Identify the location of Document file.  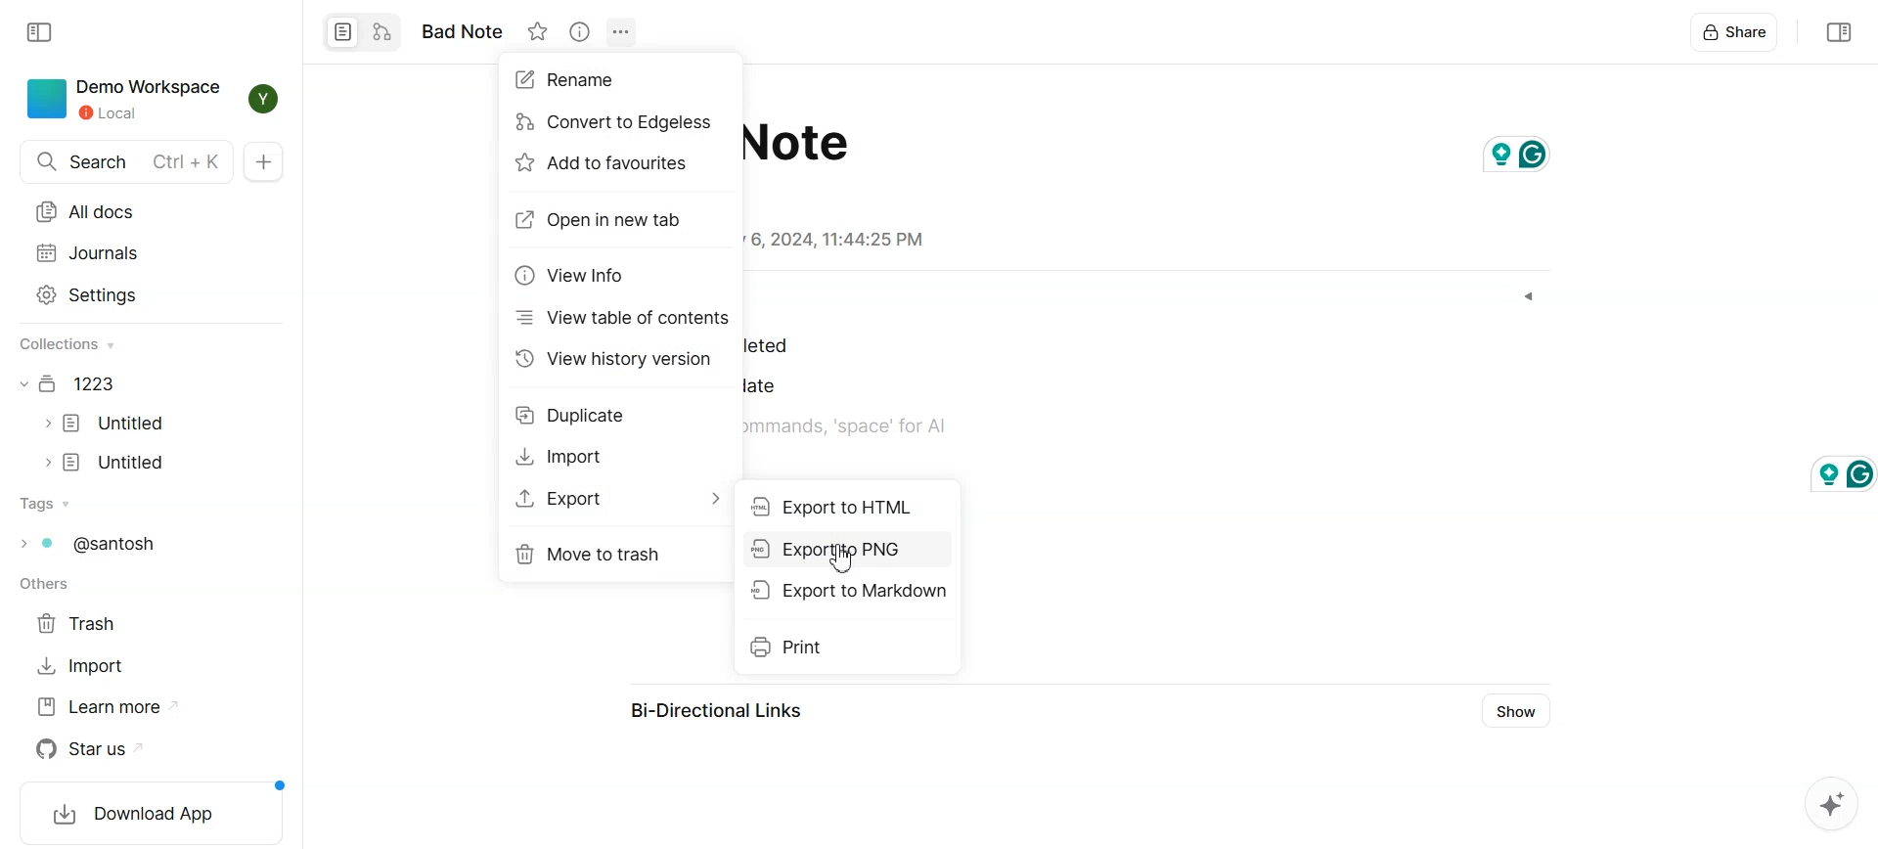
(106, 424).